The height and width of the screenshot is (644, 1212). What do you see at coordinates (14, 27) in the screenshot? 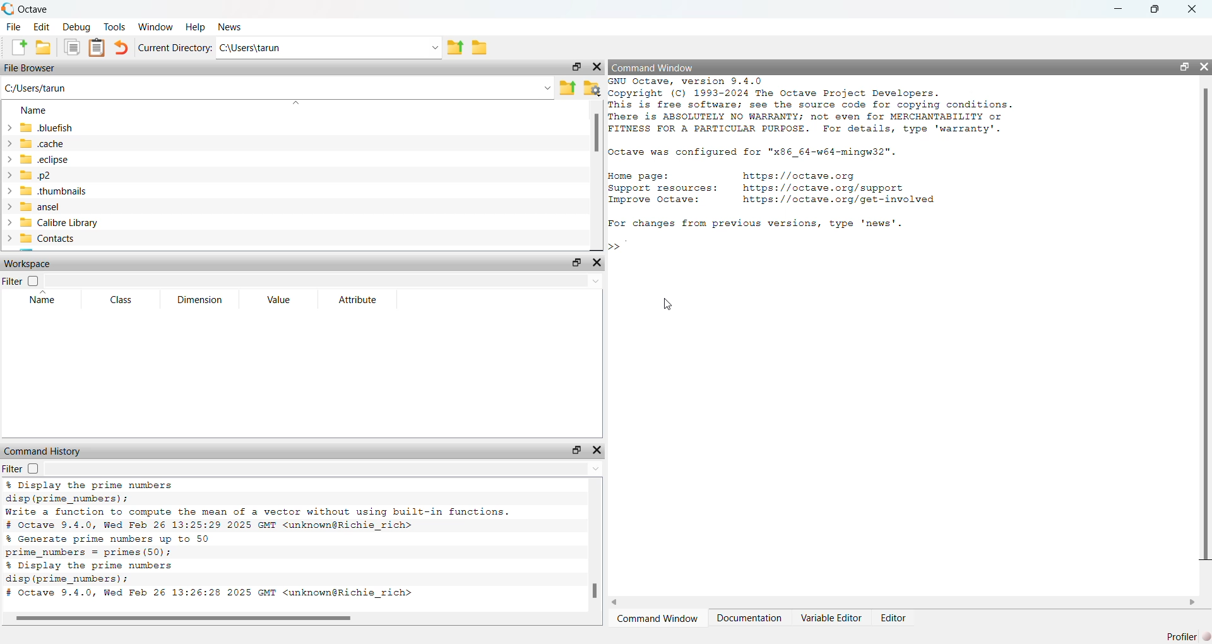
I see `File` at bounding box center [14, 27].